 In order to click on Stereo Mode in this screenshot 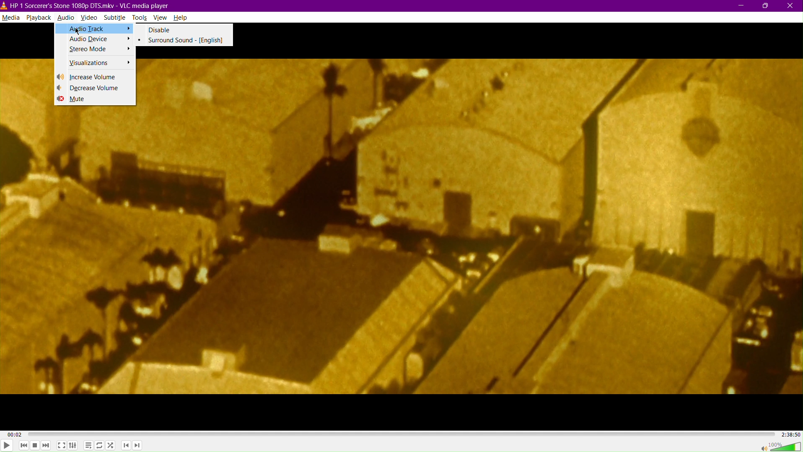, I will do `click(95, 51)`.